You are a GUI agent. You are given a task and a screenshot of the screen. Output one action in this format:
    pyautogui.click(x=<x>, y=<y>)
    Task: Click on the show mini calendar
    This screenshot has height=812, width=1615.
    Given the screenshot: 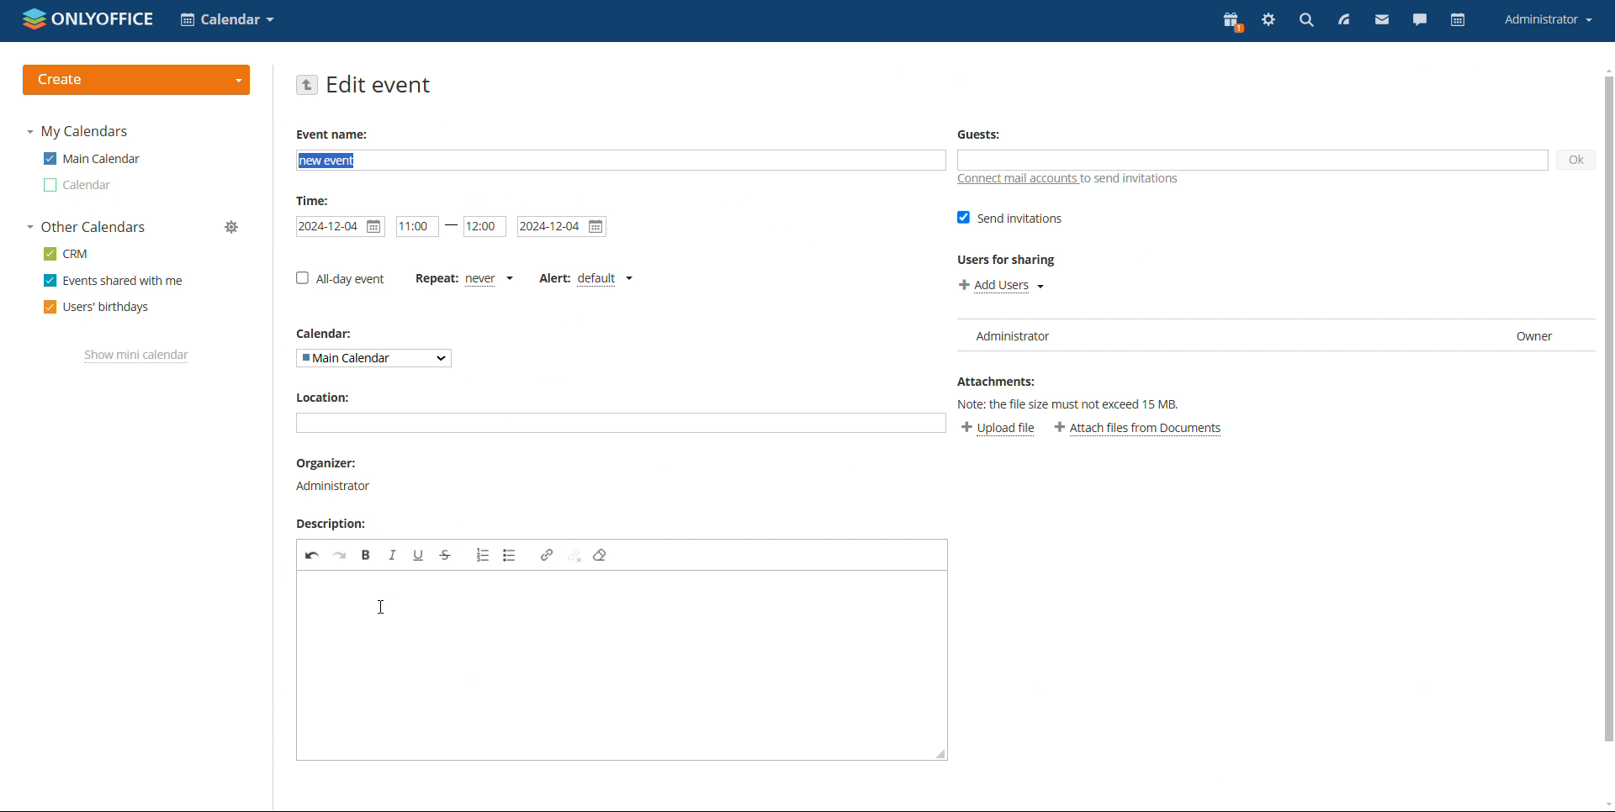 What is the action you would take?
    pyautogui.click(x=136, y=356)
    